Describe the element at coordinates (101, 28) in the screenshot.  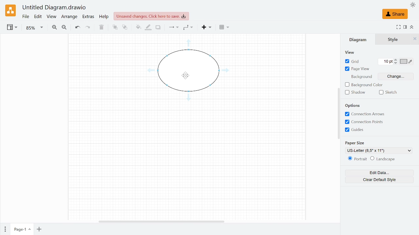
I see `Delete` at that location.